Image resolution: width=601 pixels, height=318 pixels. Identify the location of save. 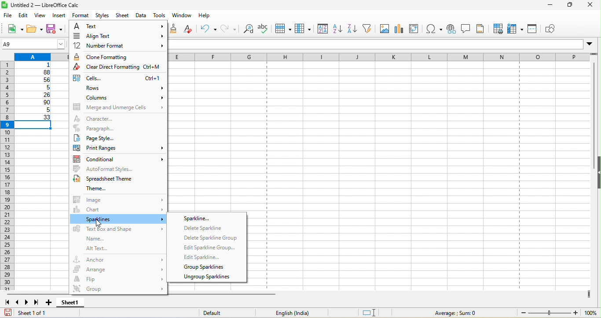
(56, 30).